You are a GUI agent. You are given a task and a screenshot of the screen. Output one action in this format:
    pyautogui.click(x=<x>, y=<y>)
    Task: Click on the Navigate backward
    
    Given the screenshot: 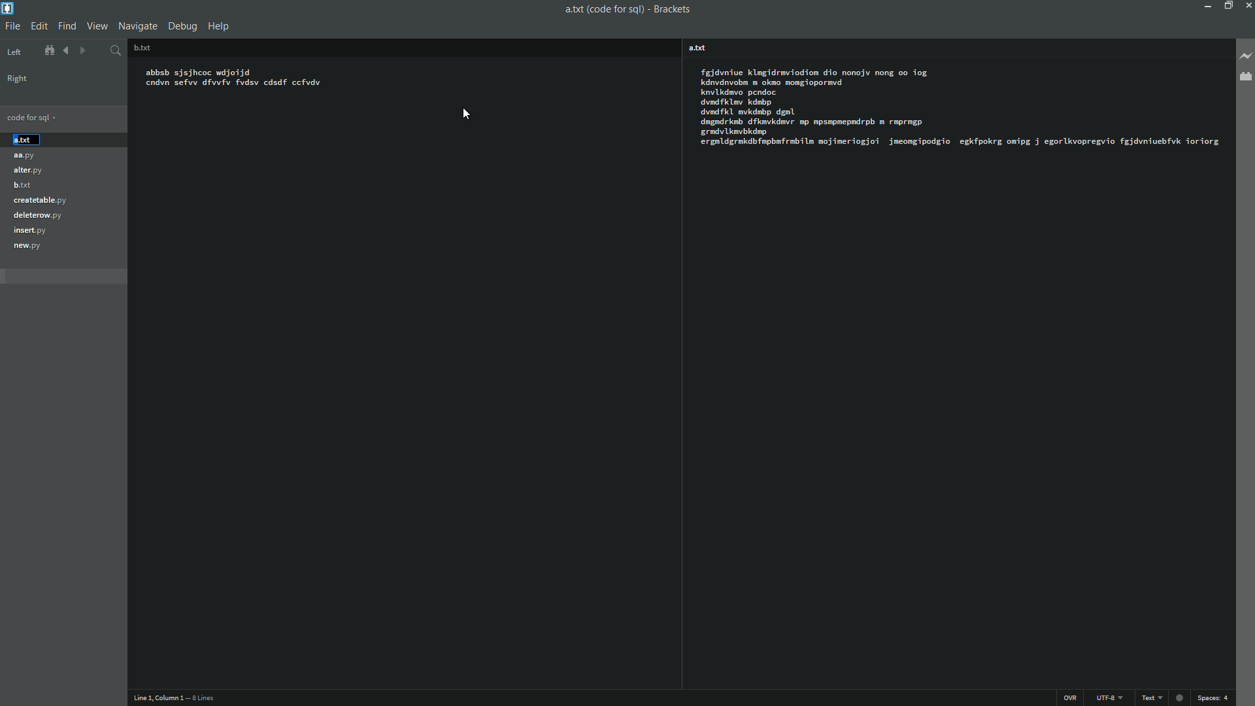 What is the action you would take?
    pyautogui.click(x=66, y=50)
    